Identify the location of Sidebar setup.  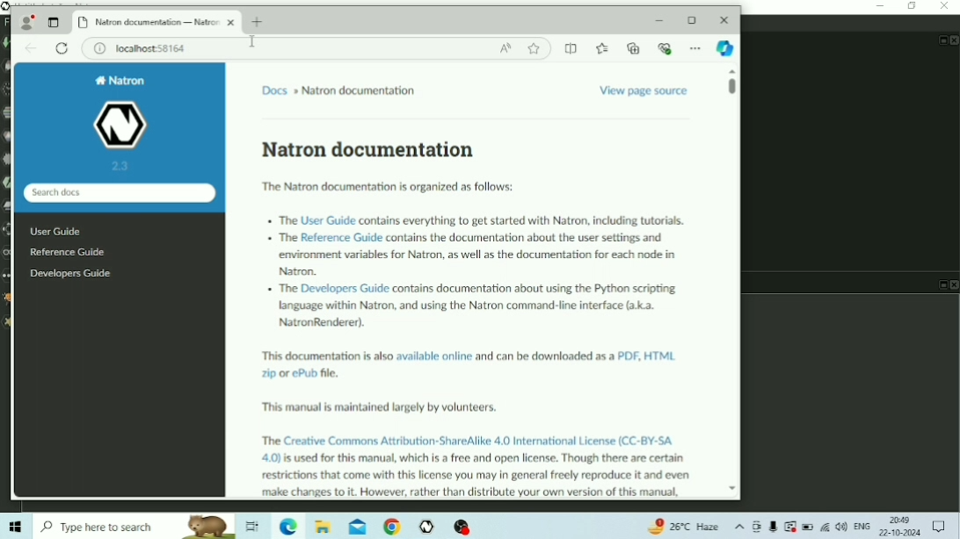
(695, 47).